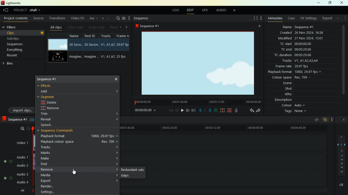  What do you see at coordinates (200, 63) in the screenshot?
I see `image` at bounding box center [200, 63].